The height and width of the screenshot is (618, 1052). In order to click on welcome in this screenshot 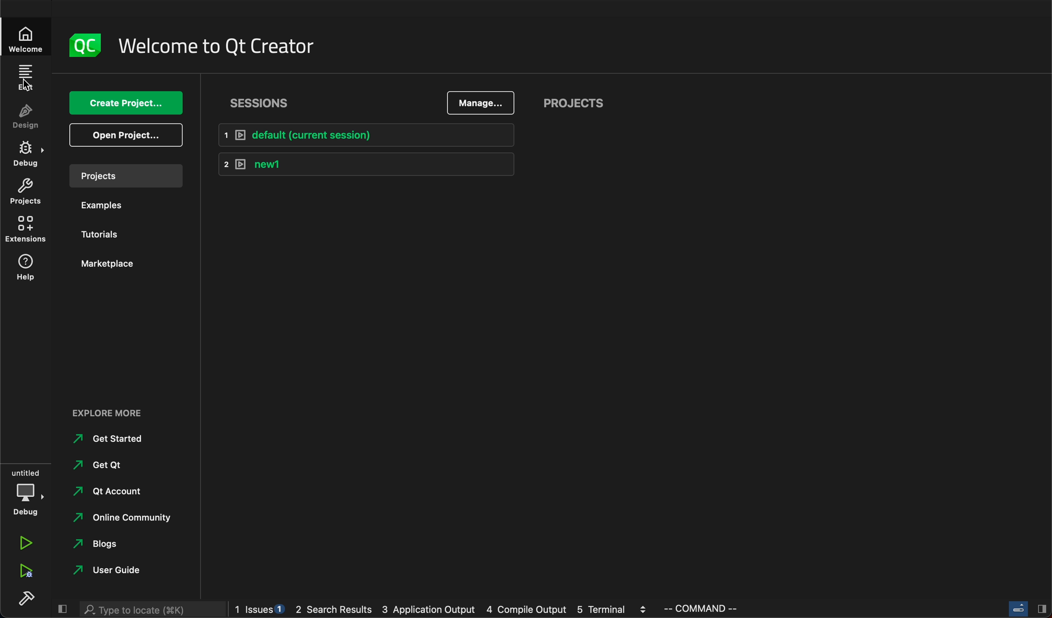, I will do `click(216, 46)`.